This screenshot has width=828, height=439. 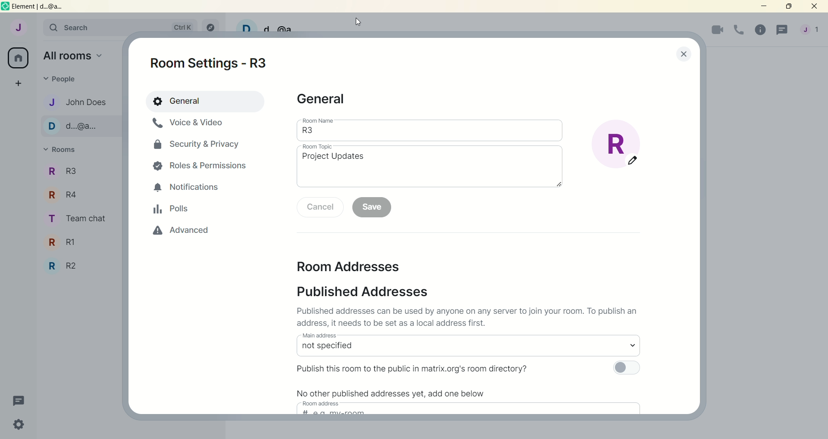 What do you see at coordinates (76, 55) in the screenshot?
I see `all rooms` at bounding box center [76, 55].